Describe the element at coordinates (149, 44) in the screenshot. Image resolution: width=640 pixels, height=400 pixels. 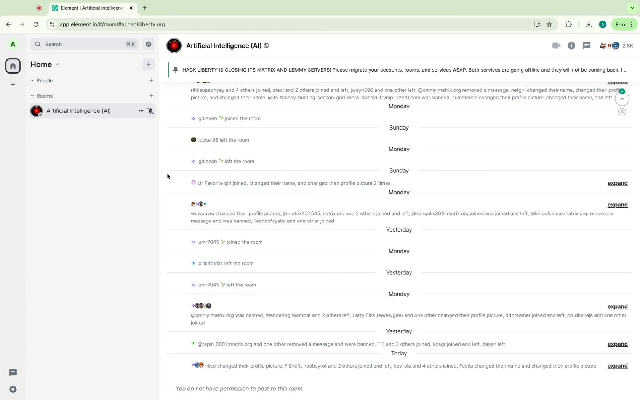
I see `explore rooms` at that location.